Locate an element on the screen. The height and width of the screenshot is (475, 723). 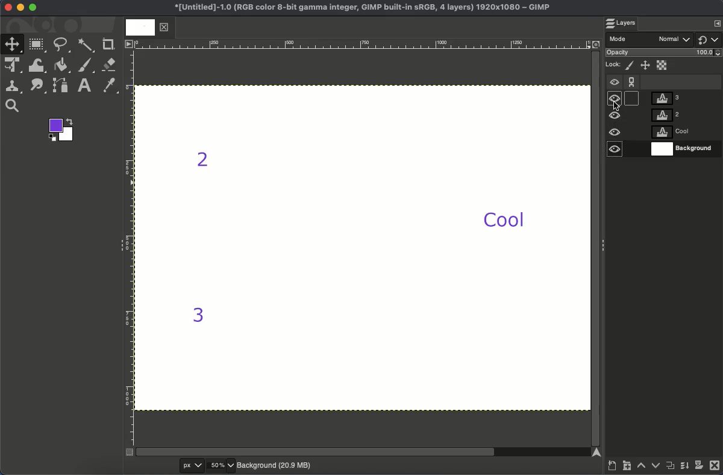
Create a new layer is located at coordinates (612, 467).